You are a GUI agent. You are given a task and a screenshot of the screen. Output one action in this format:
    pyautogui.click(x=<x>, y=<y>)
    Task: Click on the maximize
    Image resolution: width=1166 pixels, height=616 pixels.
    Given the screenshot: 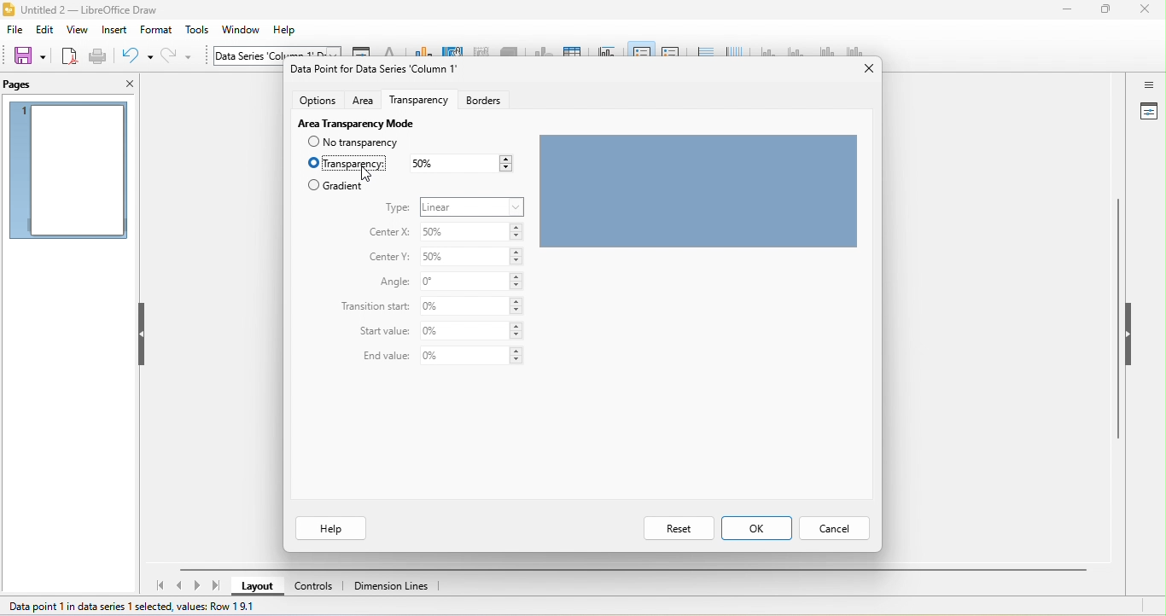 What is the action you would take?
    pyautogui.click(x=1105, y=10)
    